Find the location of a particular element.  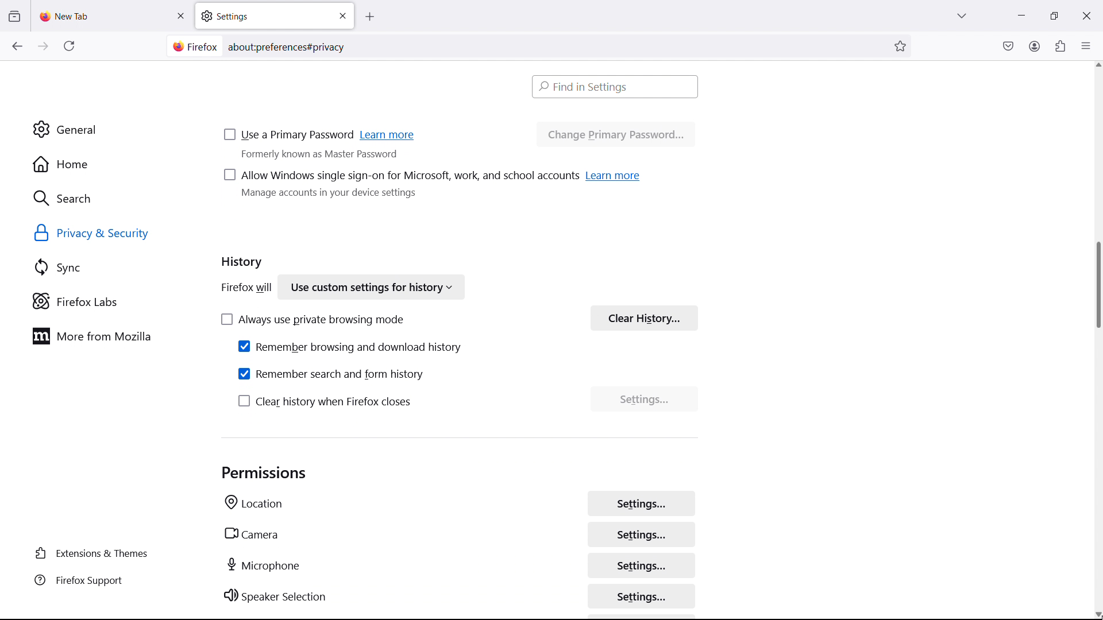

learn more about single sign-in is located at coordinates (614, 173).